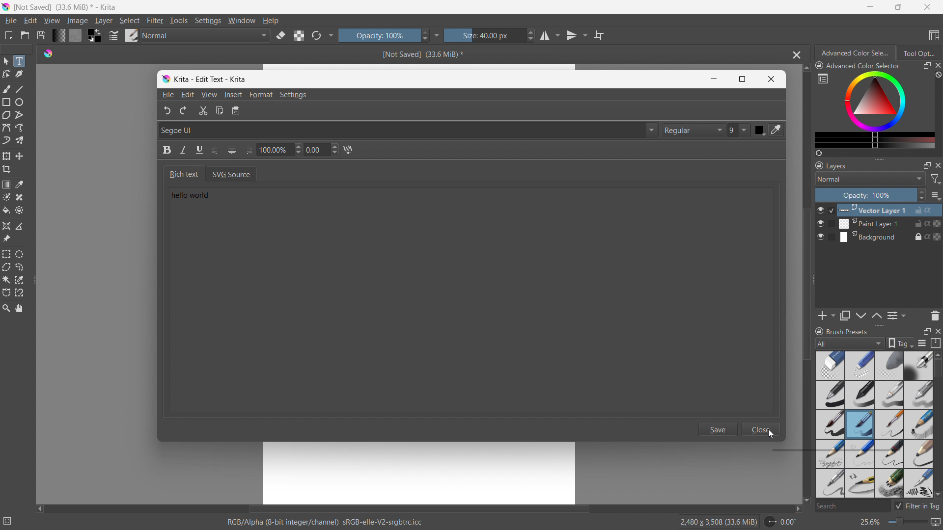  Describe the element at coordinates (927, 165) in the screenshot. I see `maximize` at that location.